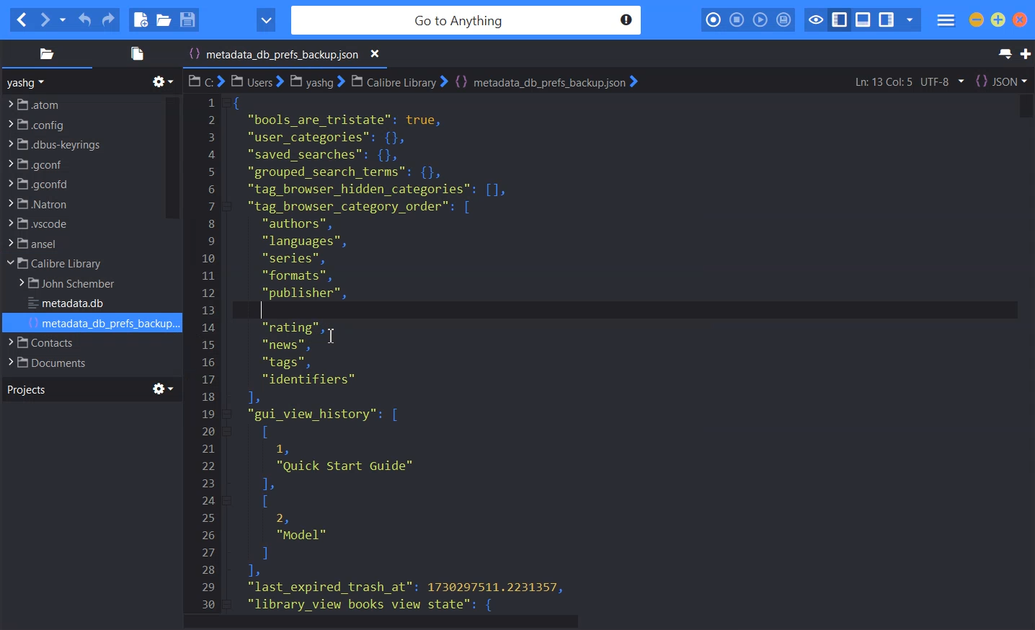 This screenshot has height=630, width=1035. Describe the element at coordinates (546, 81) in the screenshot. I see `metadata_db_pref_bakup File` at that location.